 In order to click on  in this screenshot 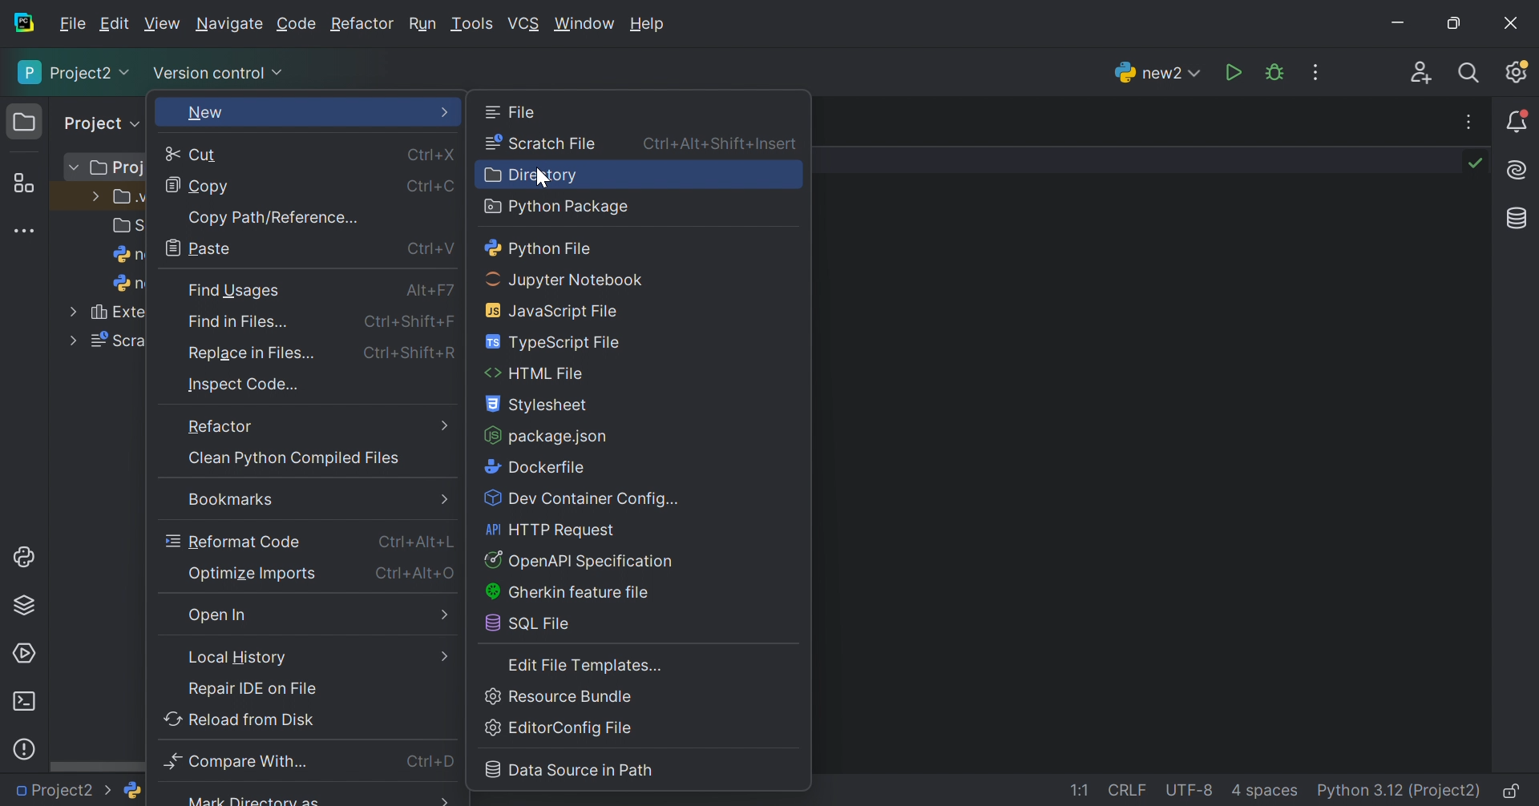, I will do `click(431, 250)`.